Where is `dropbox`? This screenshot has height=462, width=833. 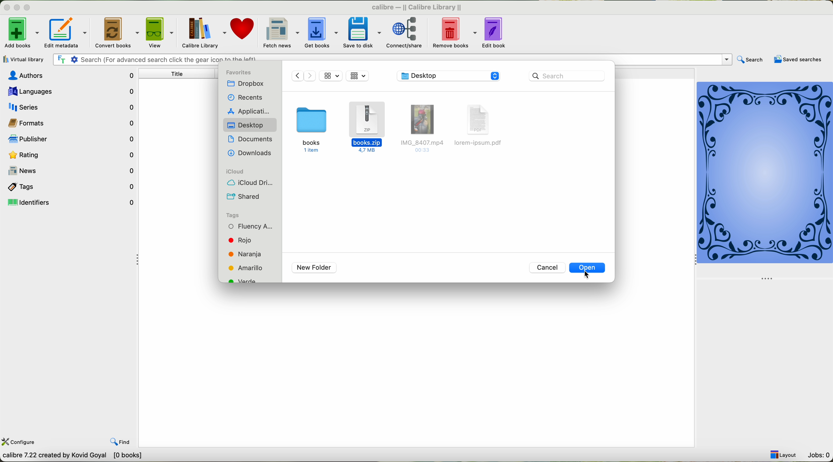 dropbox is located at coordinates (246, 83).